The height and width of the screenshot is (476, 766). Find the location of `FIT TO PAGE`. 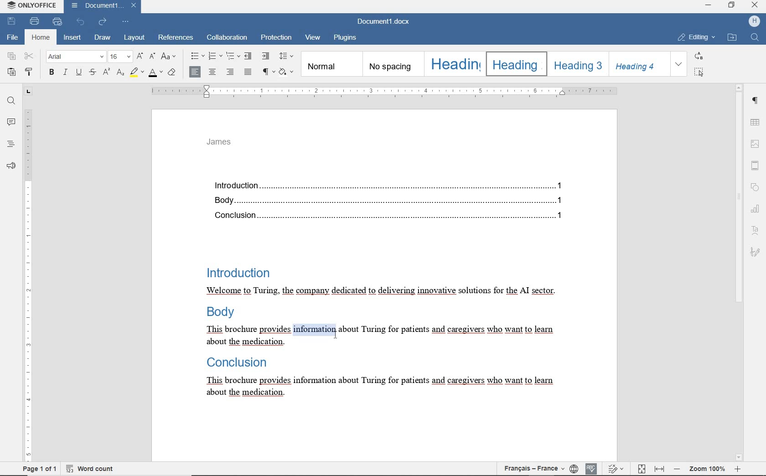

FIT TO PAGE is located at coordinates (640, 469).